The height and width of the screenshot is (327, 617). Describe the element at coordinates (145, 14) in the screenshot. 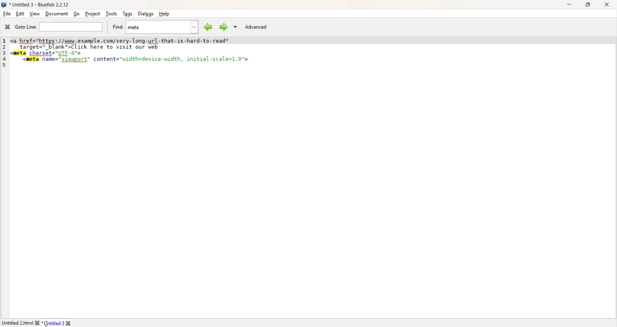

I see `Dialogs` at that location.